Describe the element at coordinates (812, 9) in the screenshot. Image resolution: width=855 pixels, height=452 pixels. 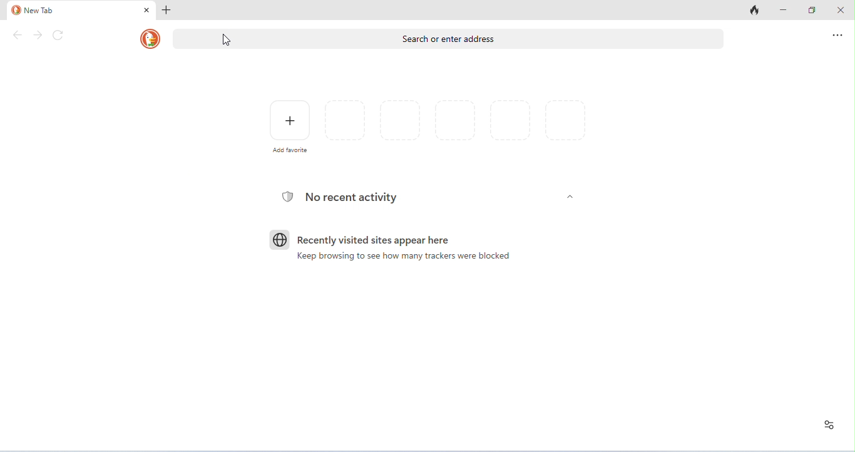
I see `maximize` at that location.